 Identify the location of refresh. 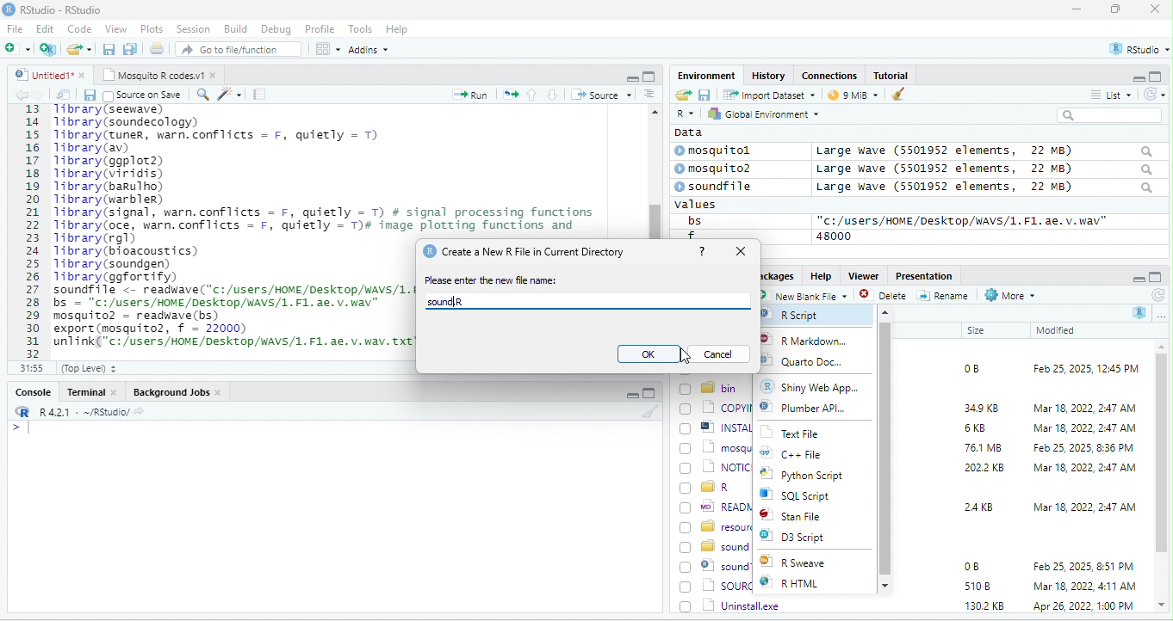
(1151, 94).